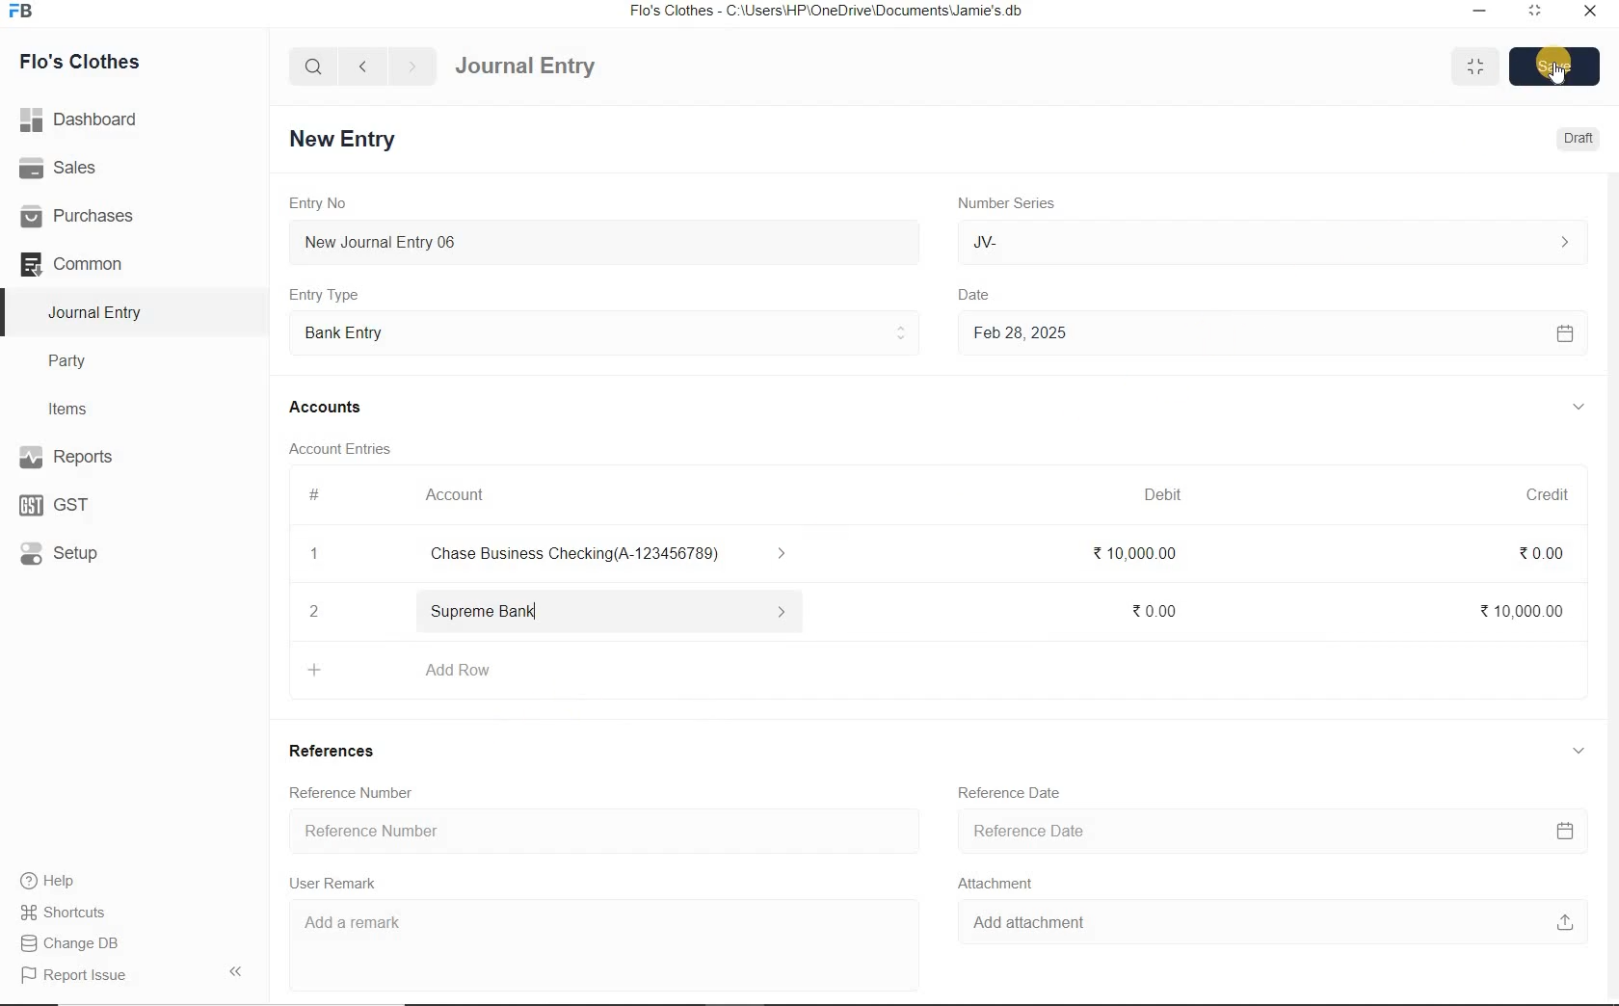 The width and height of the screenshot is (1619, 1006). Describe the element at coordinates (64, 909) in the screenshot. I see `Shortcuts` at that location.